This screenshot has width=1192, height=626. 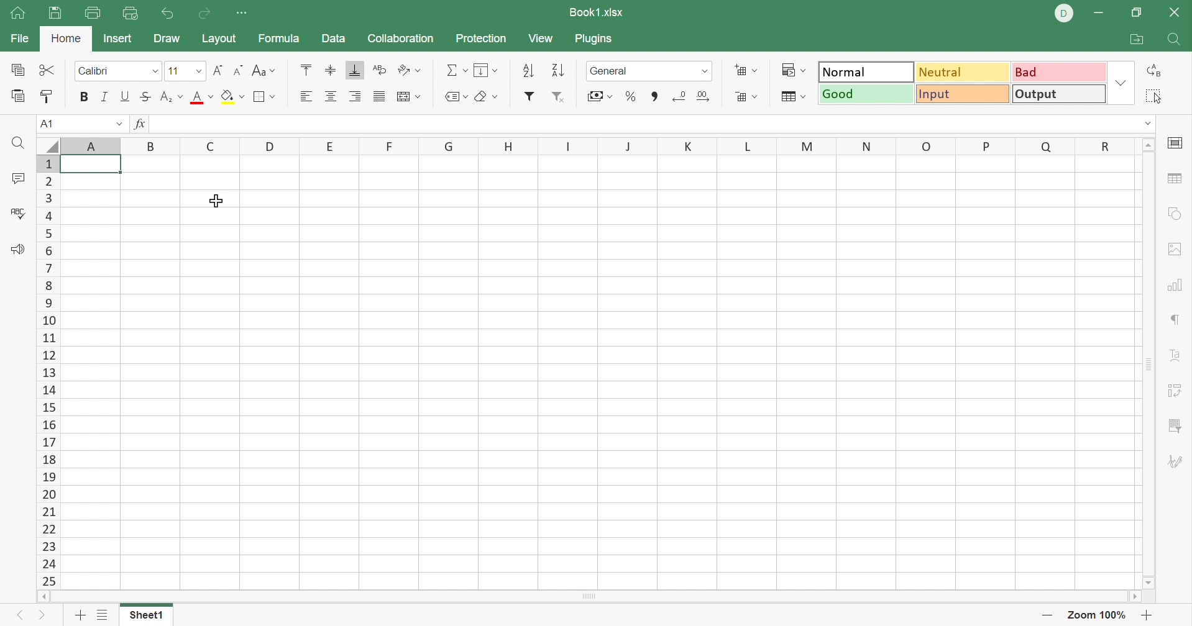 What do you see at coordinates (1175, 286) in the screenshot?
I see `Chart settings` at bounding box center [1175, 286].